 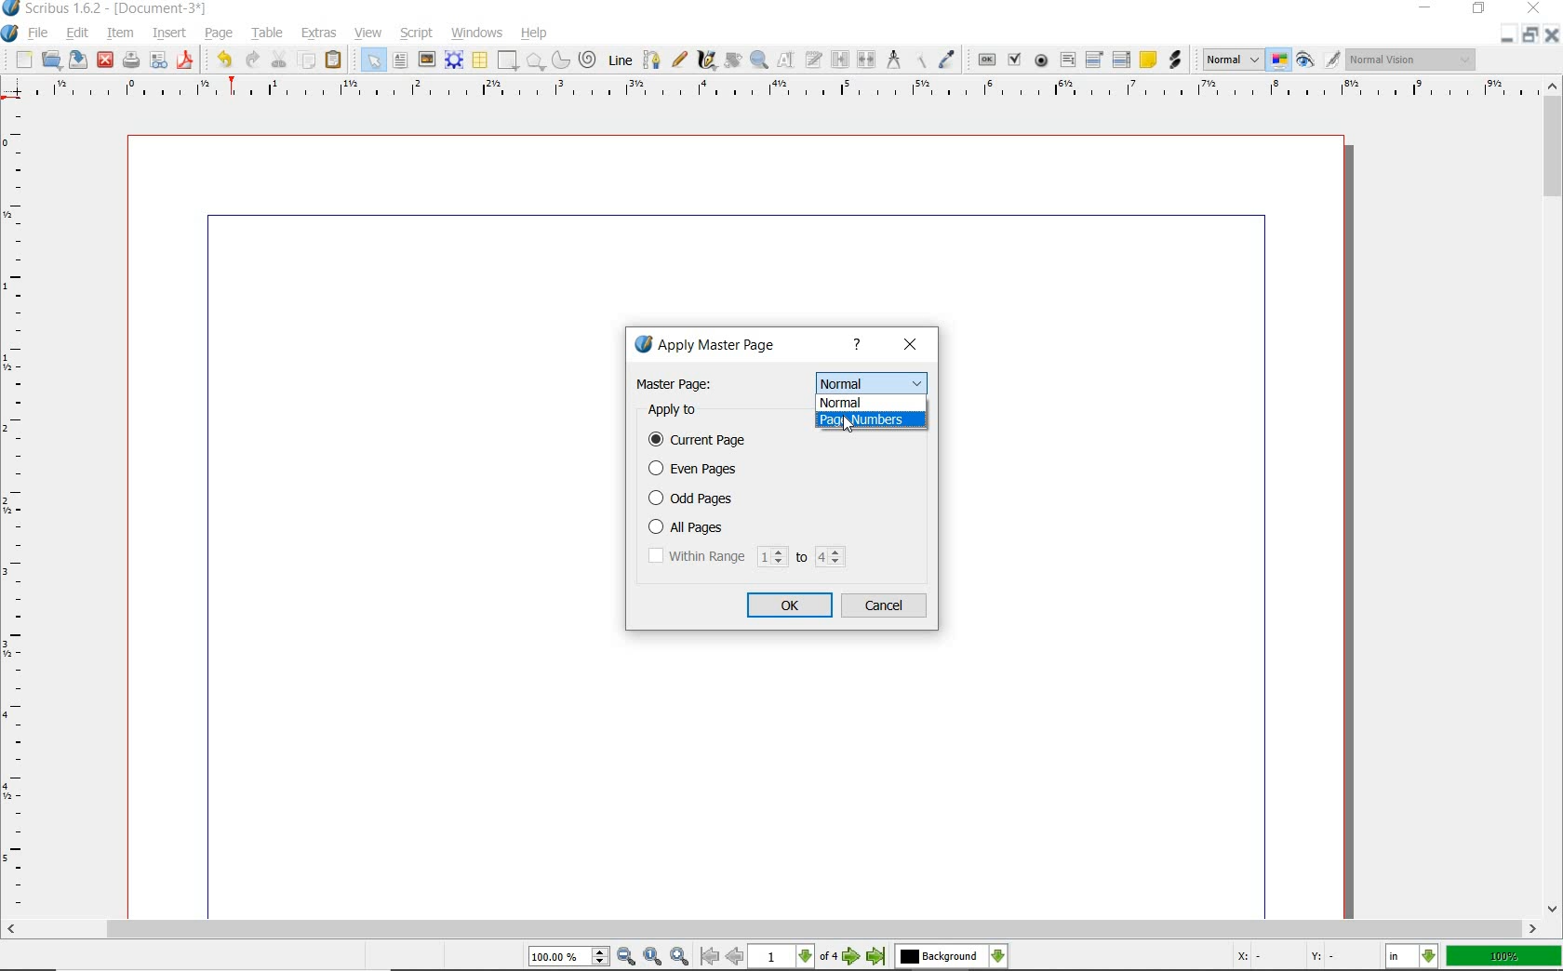 I want to click on image frame, so click(x=425, y=59).